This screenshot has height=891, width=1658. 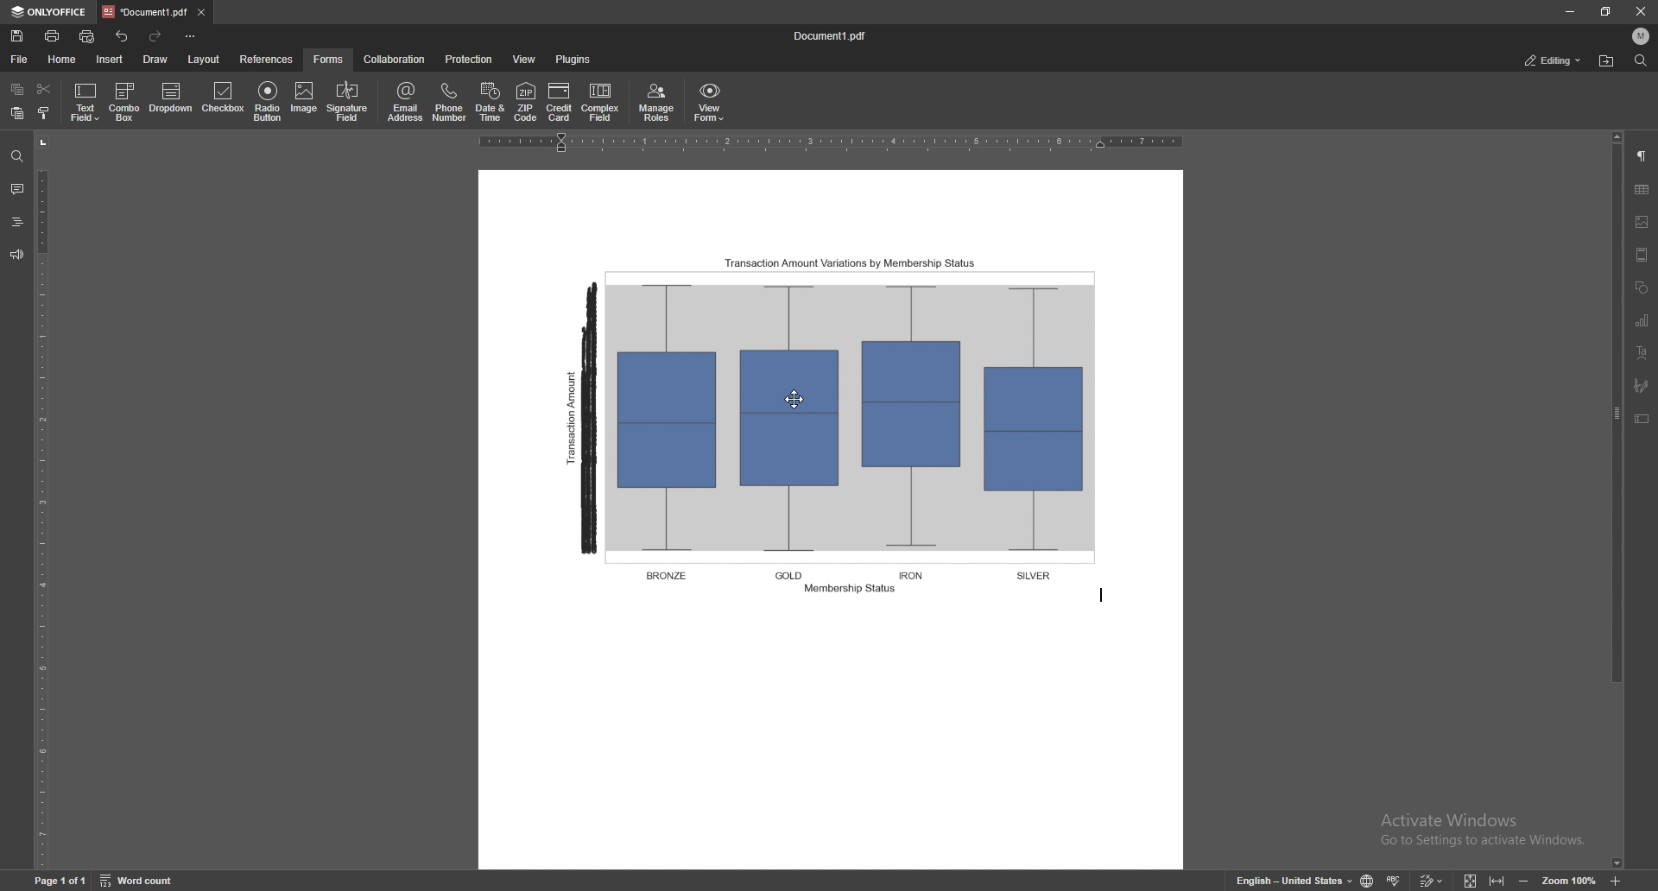 I want to click on fit to width, so click(x=1497, y=880).